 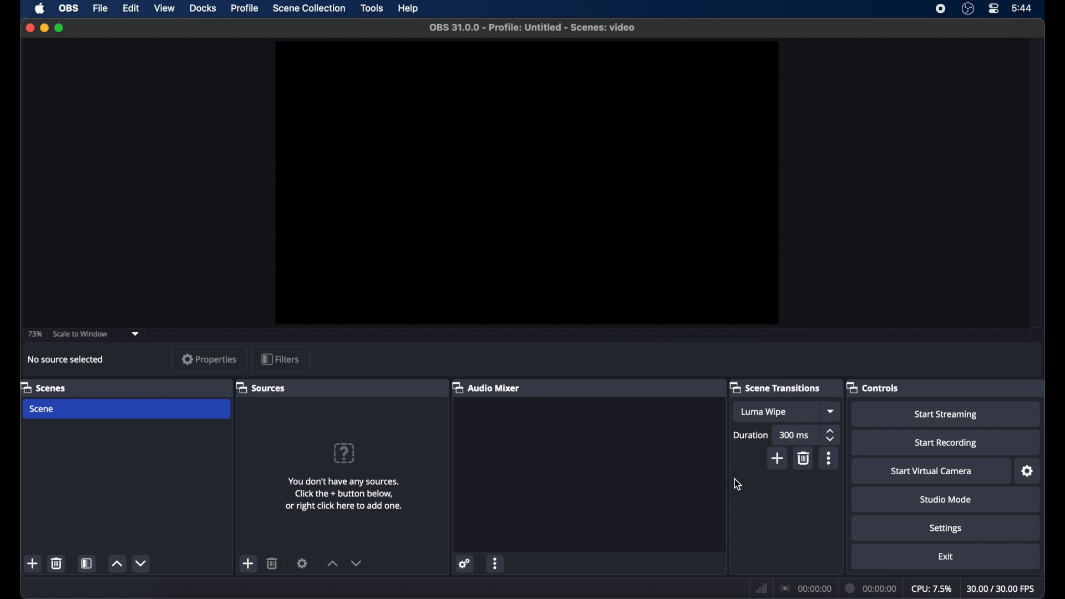 What do you see at coordinates (946, 414) in the screenshot?
I see `start streaming` at bounding box center [946, 414].